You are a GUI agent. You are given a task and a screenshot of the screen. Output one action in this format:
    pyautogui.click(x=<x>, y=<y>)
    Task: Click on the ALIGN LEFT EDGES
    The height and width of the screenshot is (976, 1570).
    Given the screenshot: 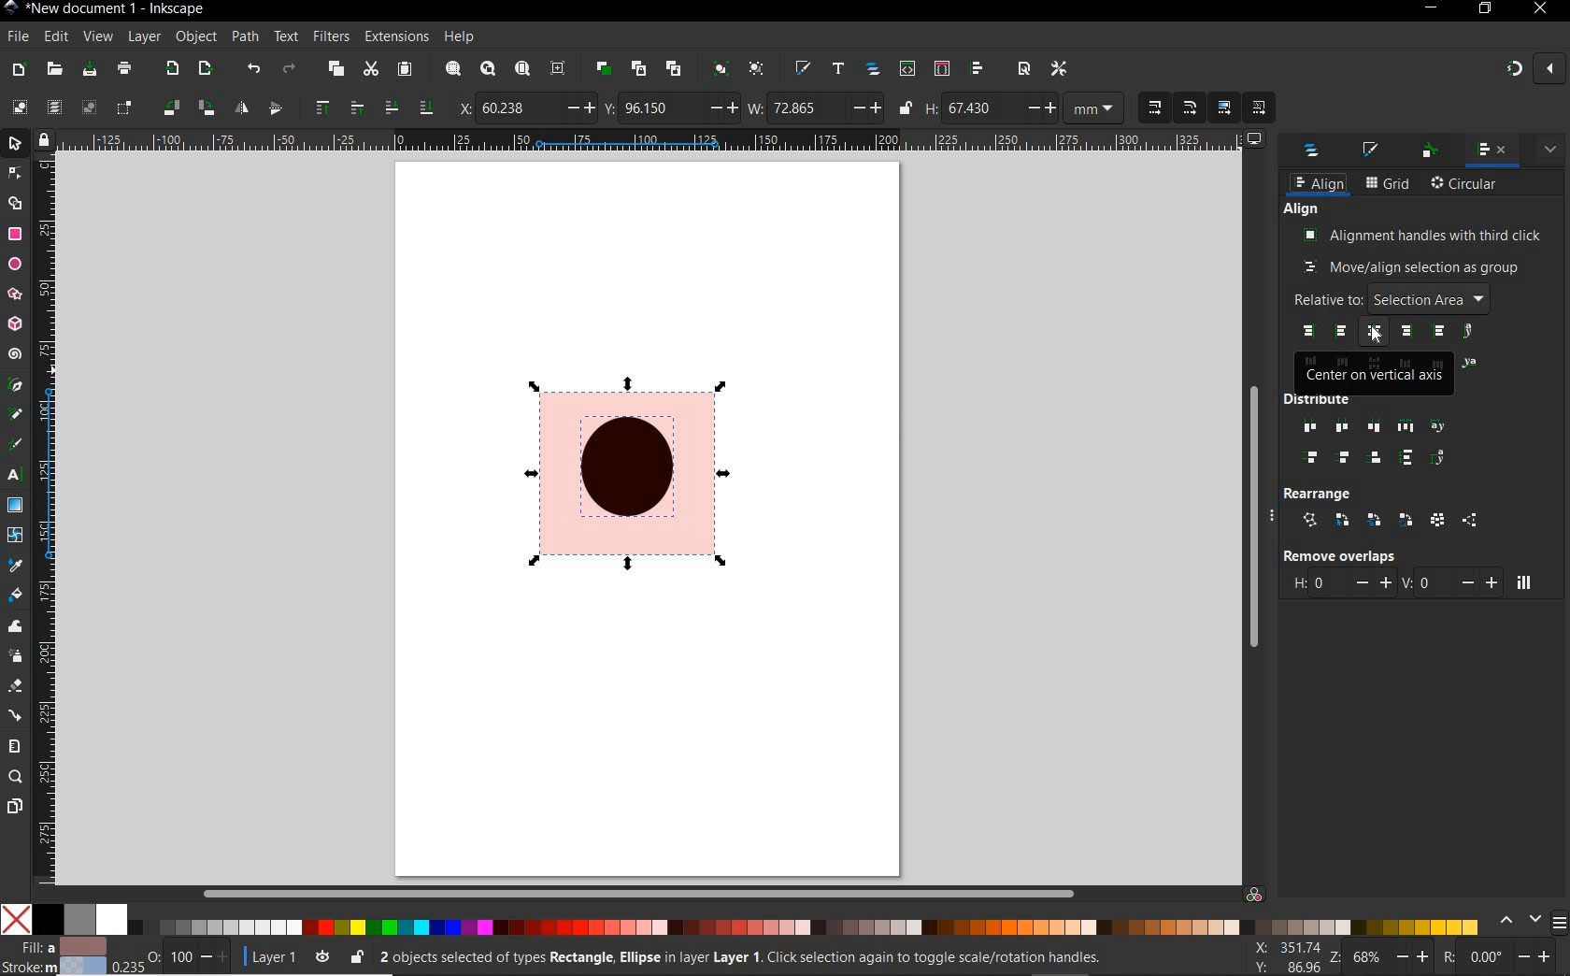 What is the action you would take?
    pyautogui.click(x=1343, y=332)
    